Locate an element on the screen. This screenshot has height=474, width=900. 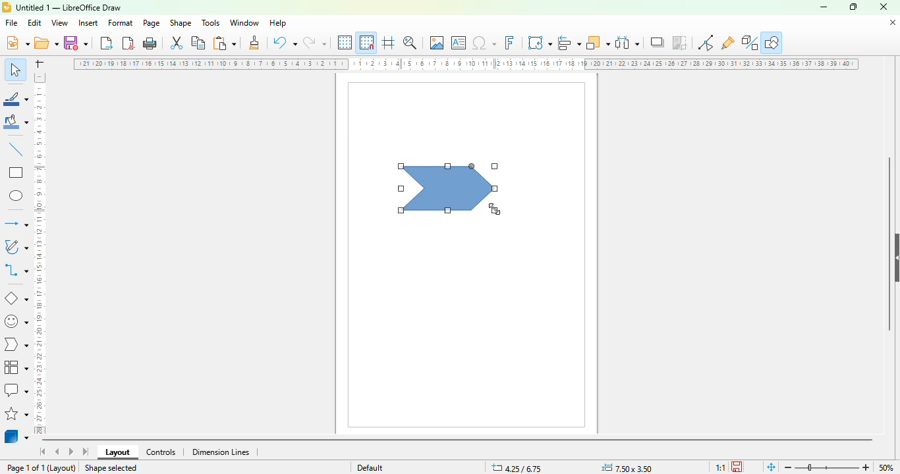
curves and polygons is located at coordinates (15, 247).